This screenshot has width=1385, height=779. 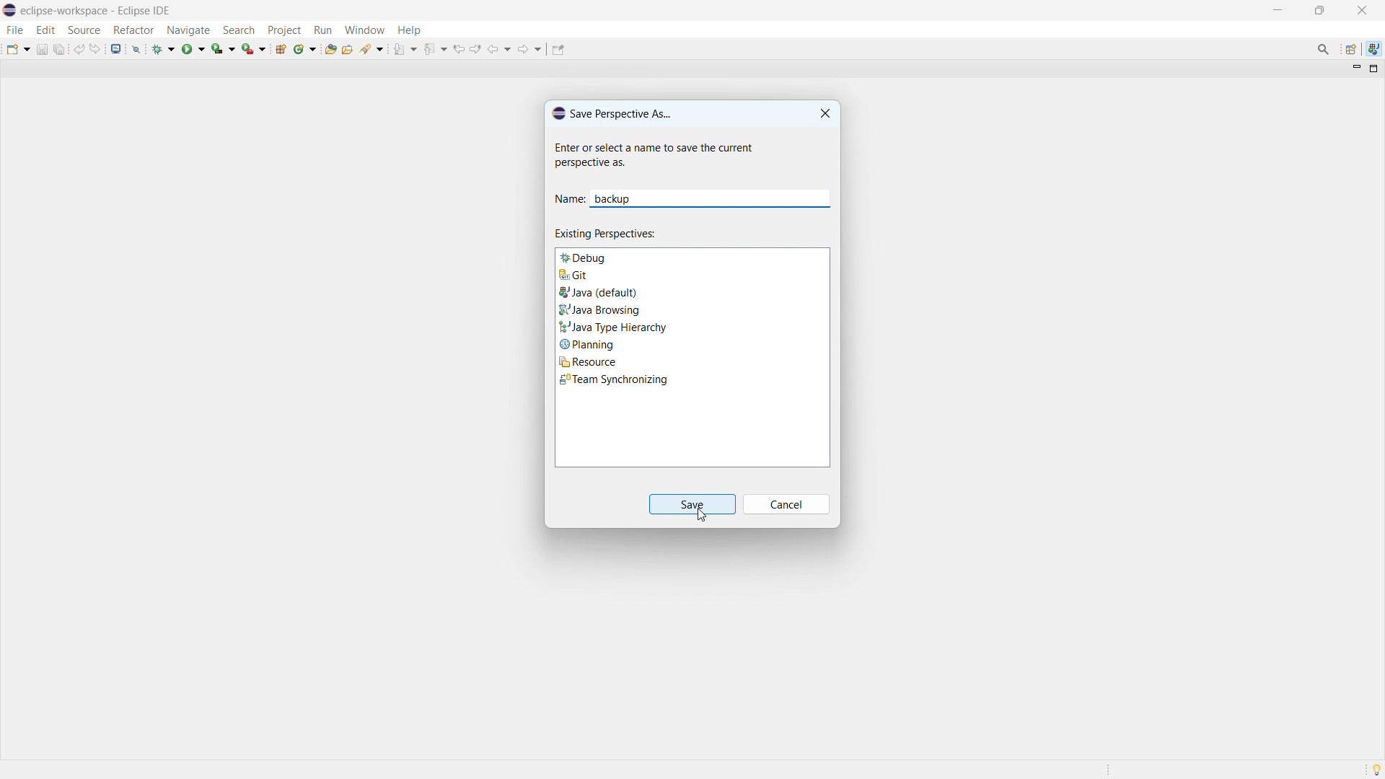 I want to click on search, so click(x=239, y=30).